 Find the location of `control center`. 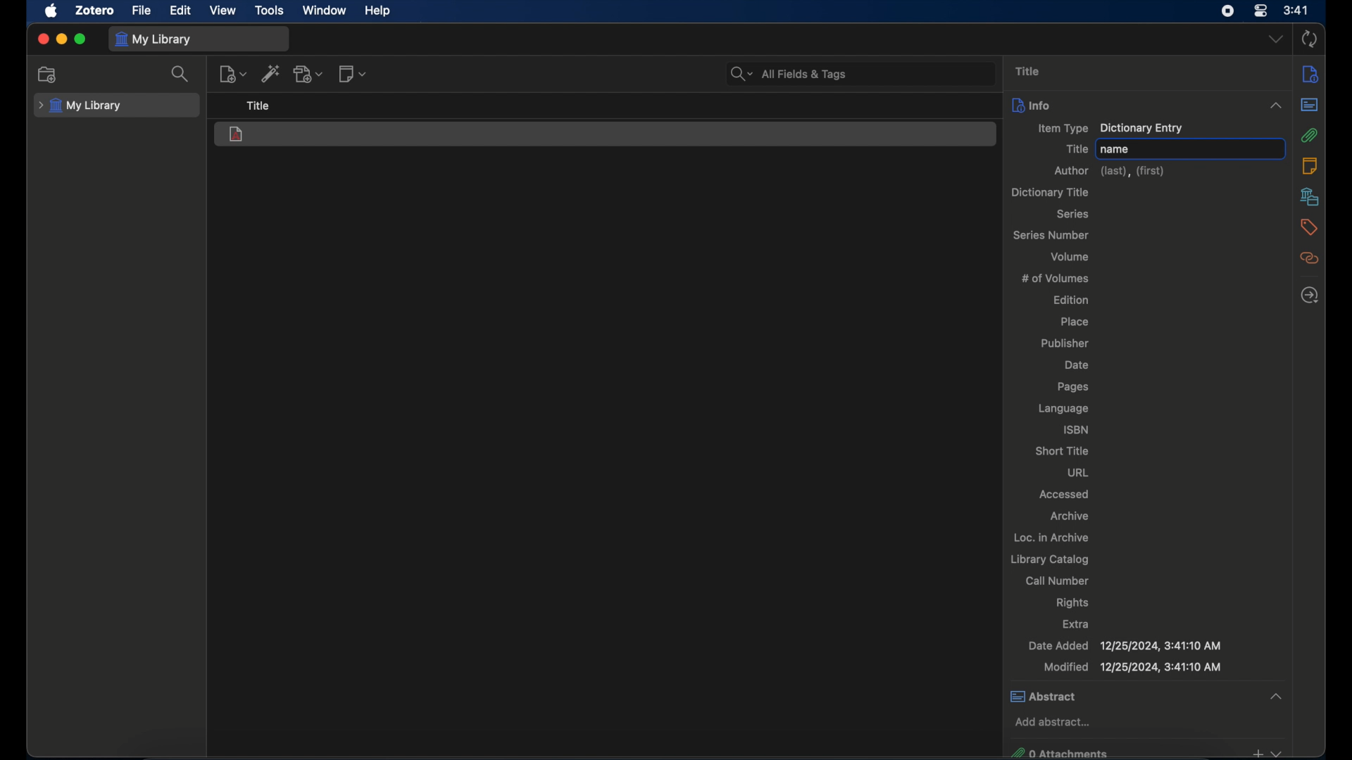

control center is located at coordinates (1260, 11).